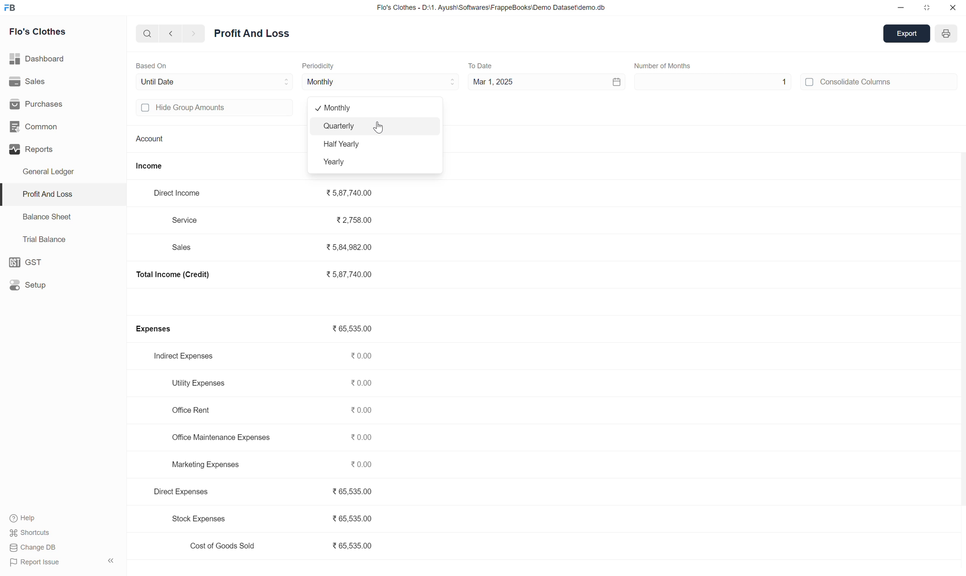  I want to click on + Monthly, so click(336, 108).